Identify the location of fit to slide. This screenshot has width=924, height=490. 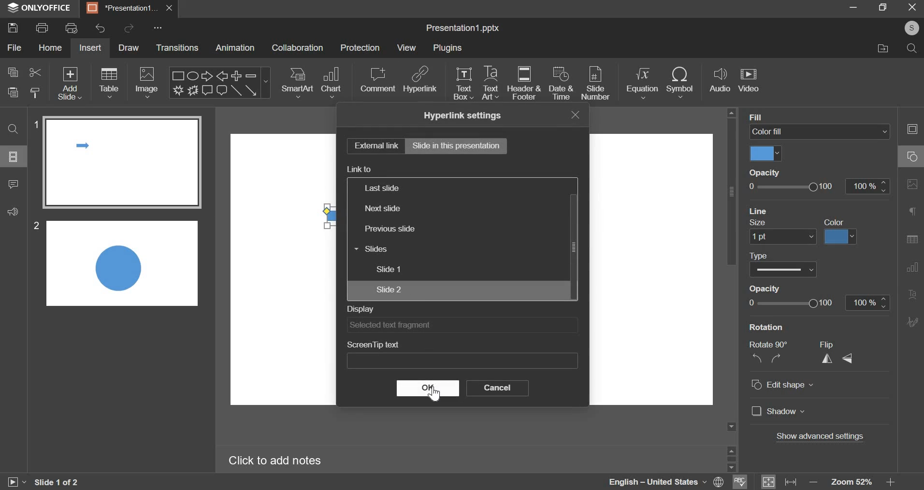
(769, 482).